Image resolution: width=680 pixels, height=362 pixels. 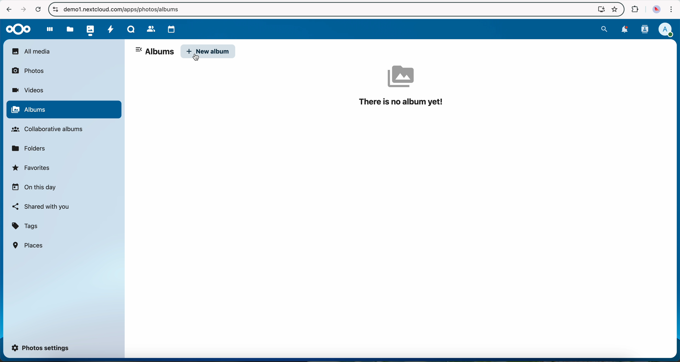 I want to click on navigate back, so click(x=7, y=9).